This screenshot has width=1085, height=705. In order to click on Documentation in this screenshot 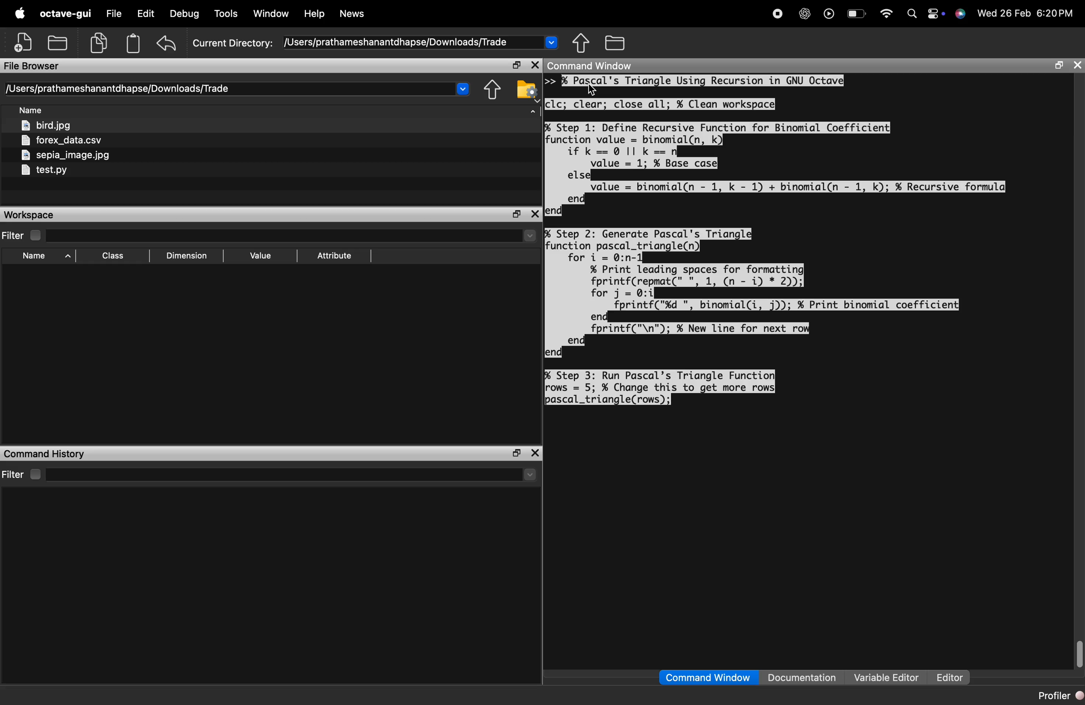, I will do `click(801, 677)`.